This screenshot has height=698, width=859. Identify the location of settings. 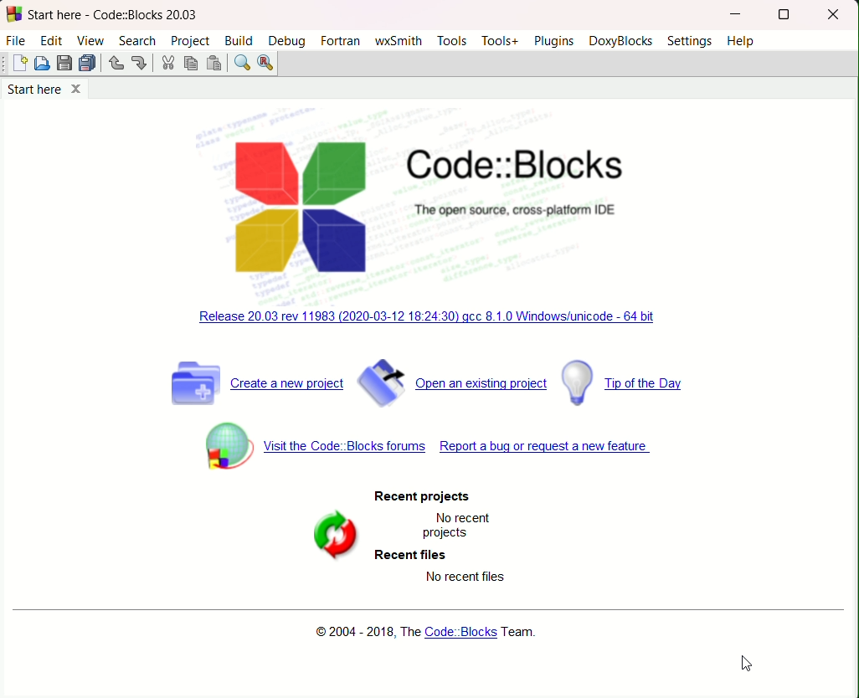
(692, 41).